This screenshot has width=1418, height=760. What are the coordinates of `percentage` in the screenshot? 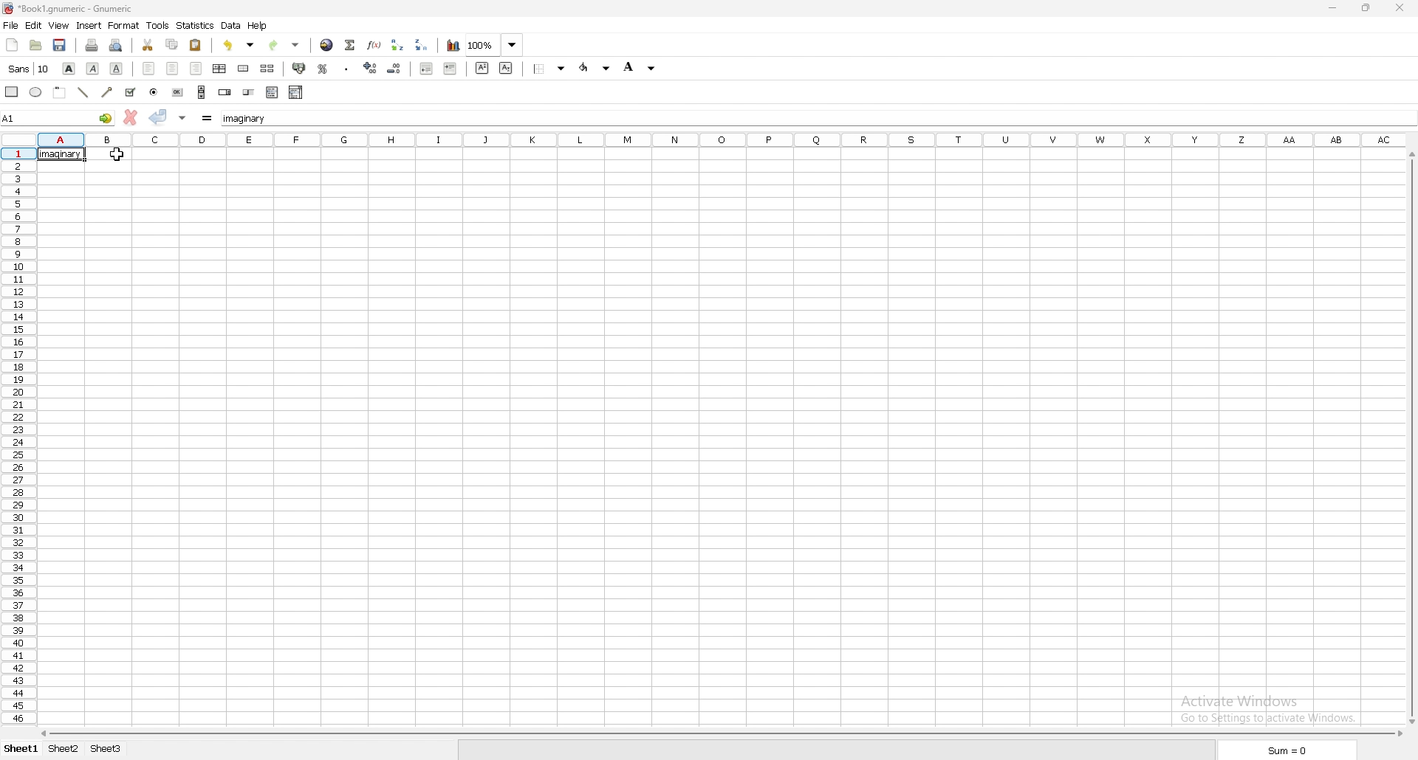 It's located at (323, 69).